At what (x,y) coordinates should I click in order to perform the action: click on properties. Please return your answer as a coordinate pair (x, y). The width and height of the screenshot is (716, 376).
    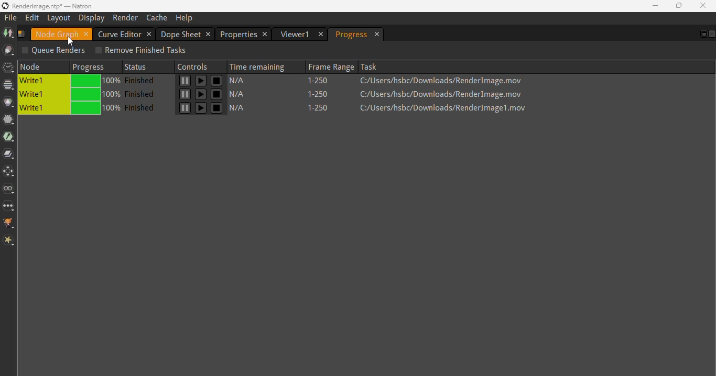
    Looking at the image, I should click on (238, 34).